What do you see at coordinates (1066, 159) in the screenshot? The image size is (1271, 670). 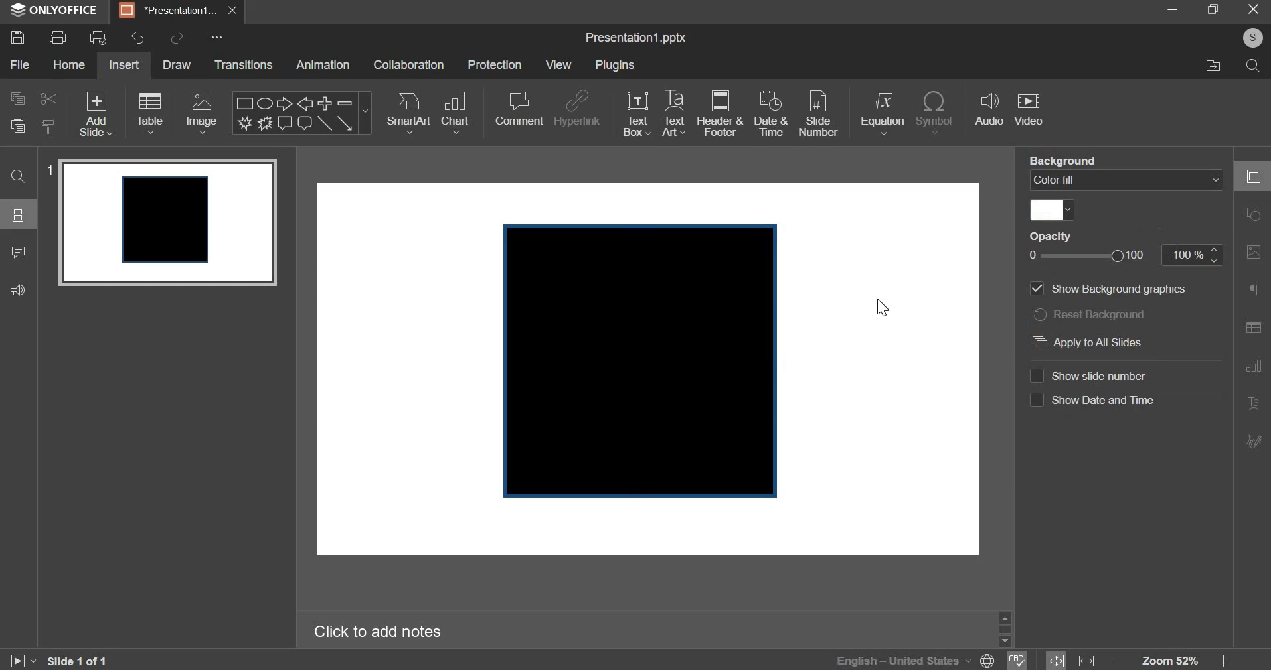 I see `Background` at bounding box center [1066, 159].